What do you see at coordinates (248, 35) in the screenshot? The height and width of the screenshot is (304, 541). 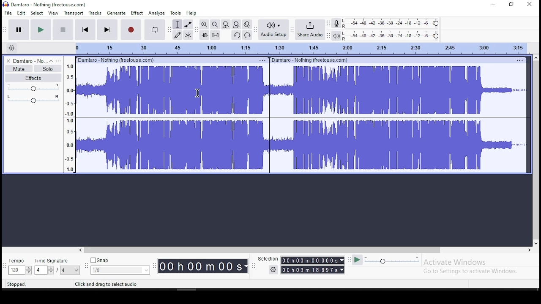 I see `redo` at bounding box center [248, 35].